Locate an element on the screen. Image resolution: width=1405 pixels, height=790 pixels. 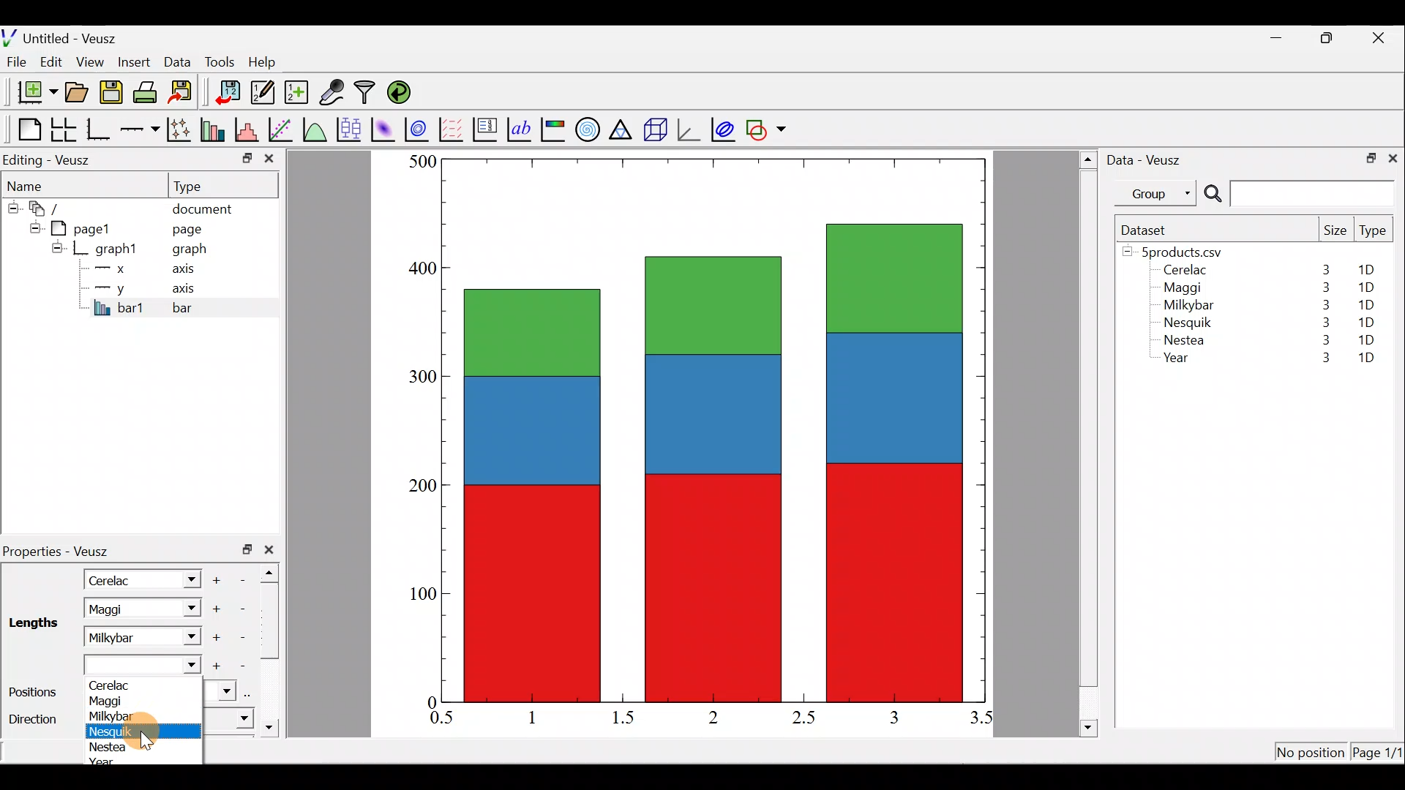
View is located at coordinates (93, 59).